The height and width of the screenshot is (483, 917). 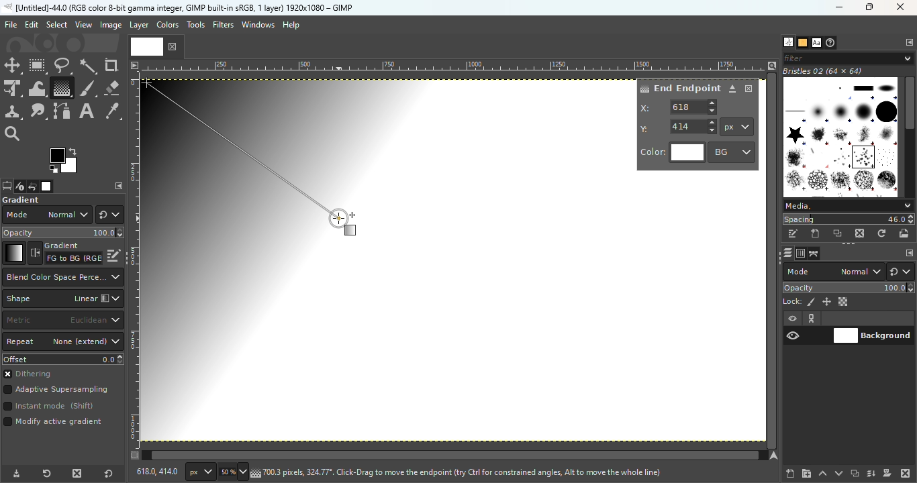 I want to click on Open brush as image, so click(x=905, y=233).